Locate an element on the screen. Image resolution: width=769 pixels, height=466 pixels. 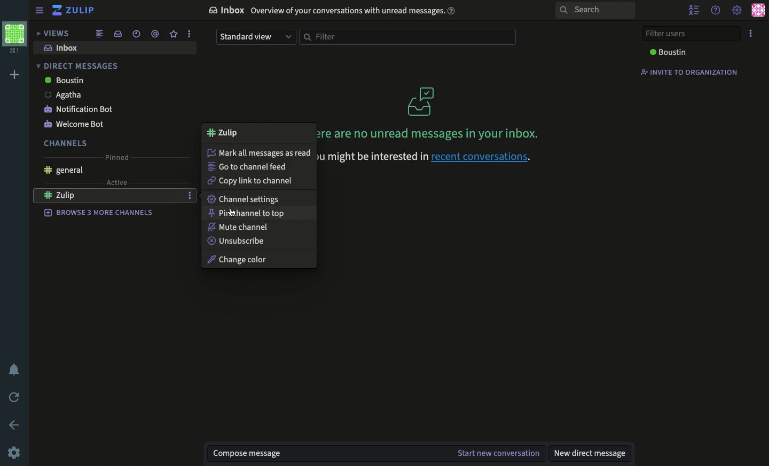
pin channel to top is located at coordinates (249, 214).